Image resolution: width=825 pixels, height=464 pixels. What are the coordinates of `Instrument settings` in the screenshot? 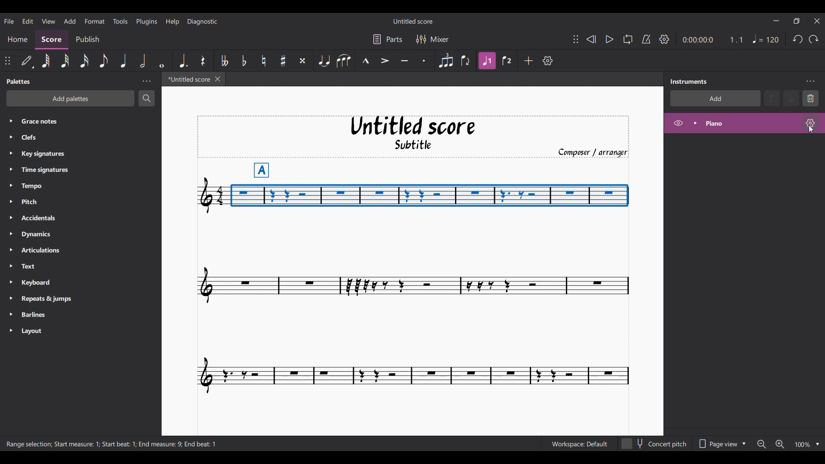 It's located at (810, 82).